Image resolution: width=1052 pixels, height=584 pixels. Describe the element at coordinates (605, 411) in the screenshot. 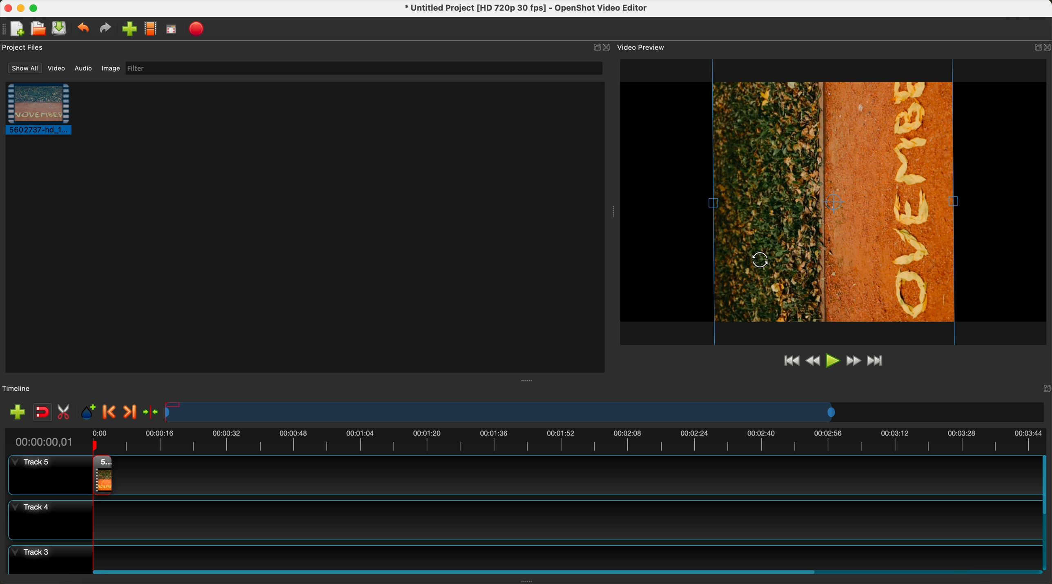

I see `timeline` at that location.